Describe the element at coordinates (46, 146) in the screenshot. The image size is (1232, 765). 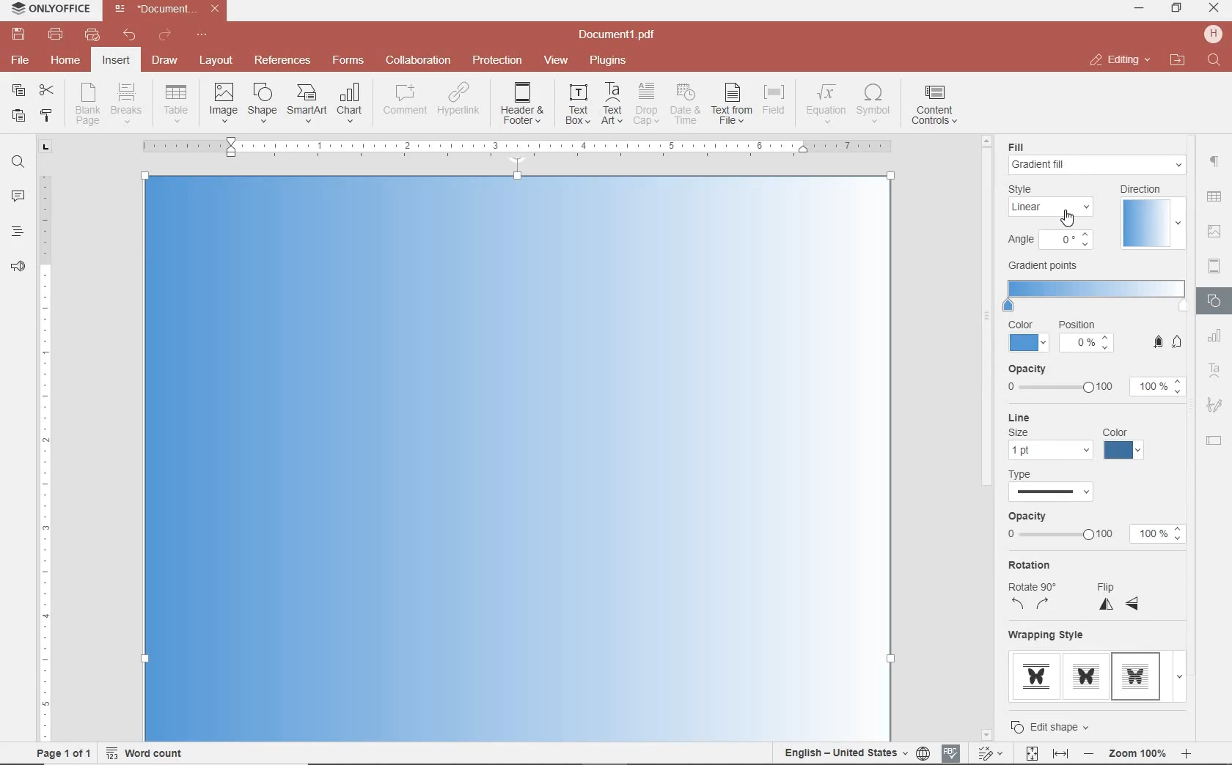
I see `tab stop` at that location.